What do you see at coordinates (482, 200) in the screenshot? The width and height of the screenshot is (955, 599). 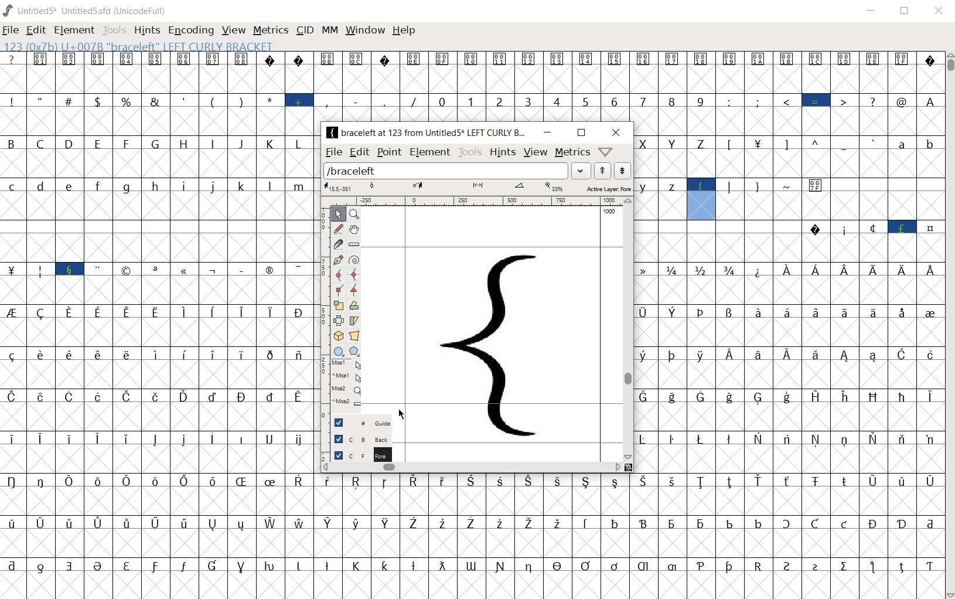 I see `ruler` at bounding box center [482, 200].